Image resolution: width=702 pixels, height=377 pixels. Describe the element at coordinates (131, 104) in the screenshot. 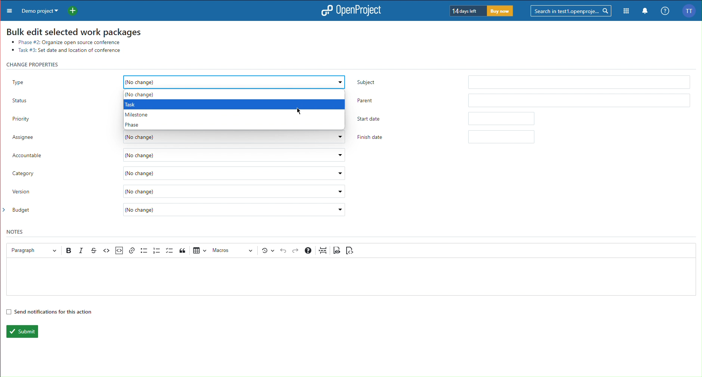

I see `Task` at that location.